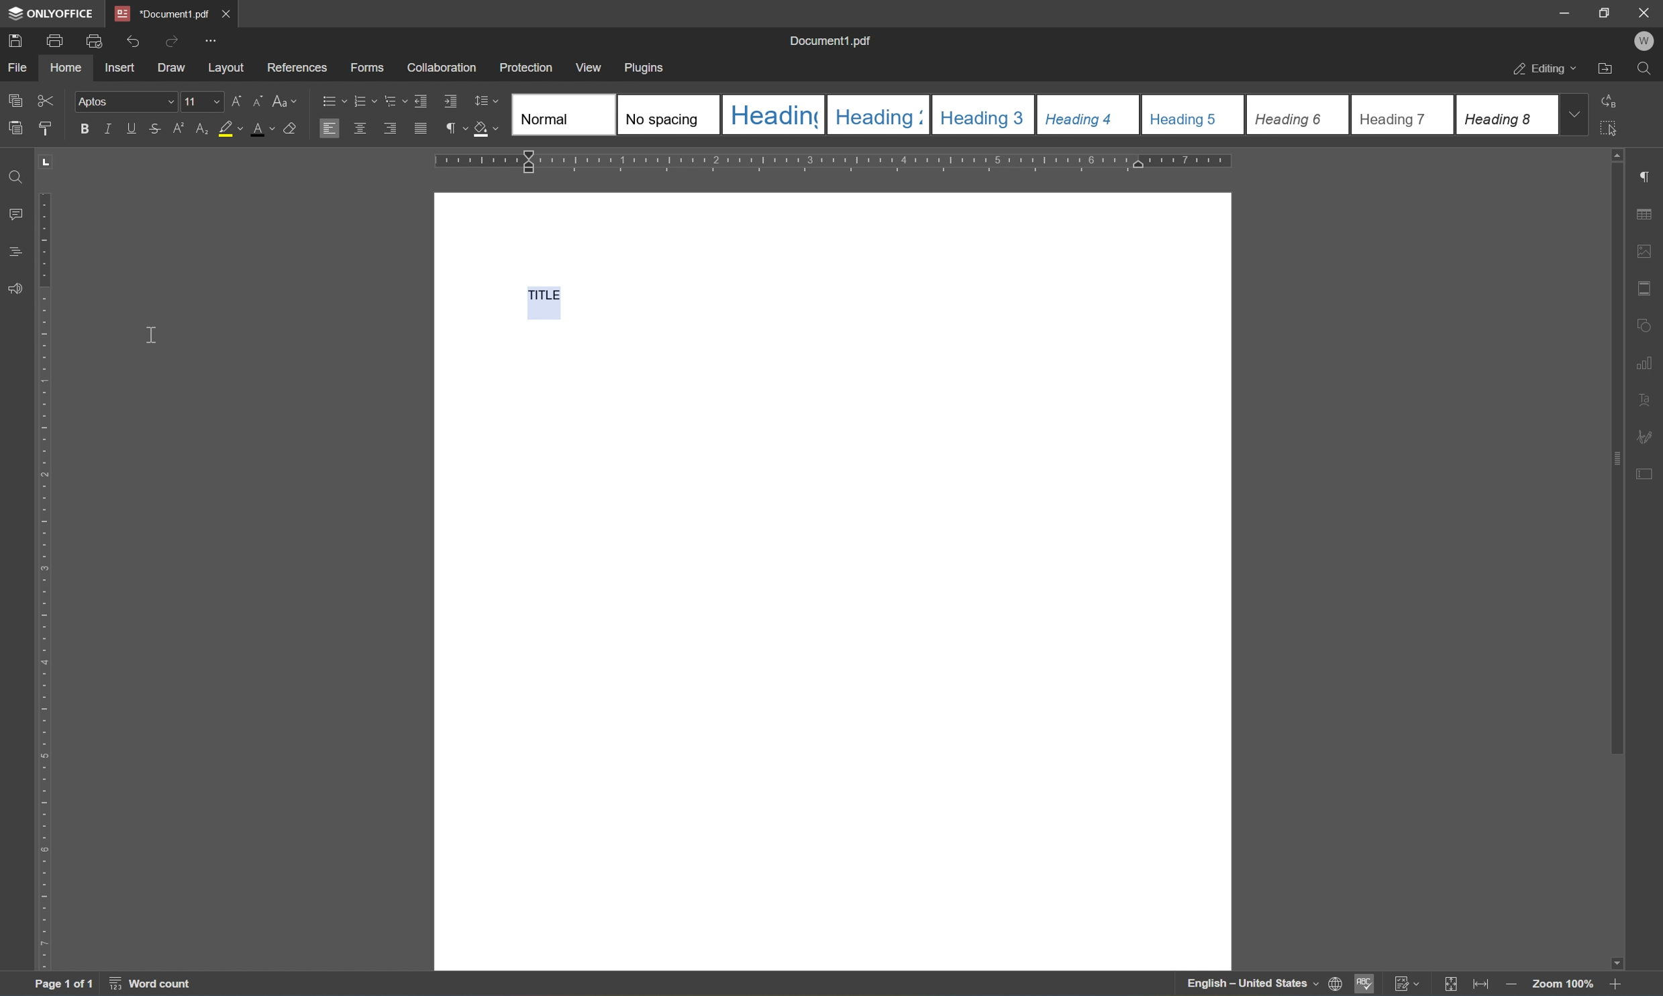 This screenshot has width=1663, height=996. What do you see at coordinates (213, 40) in the screenshot?
I see `customize quick access toolbar` at bounding box center [213, 40].